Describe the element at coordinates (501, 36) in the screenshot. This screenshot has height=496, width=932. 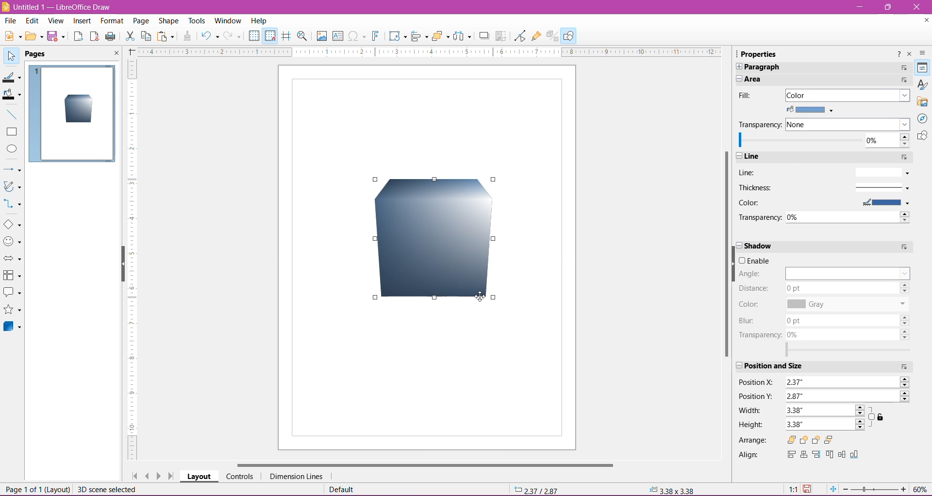
I see `Crop Image` at that location.